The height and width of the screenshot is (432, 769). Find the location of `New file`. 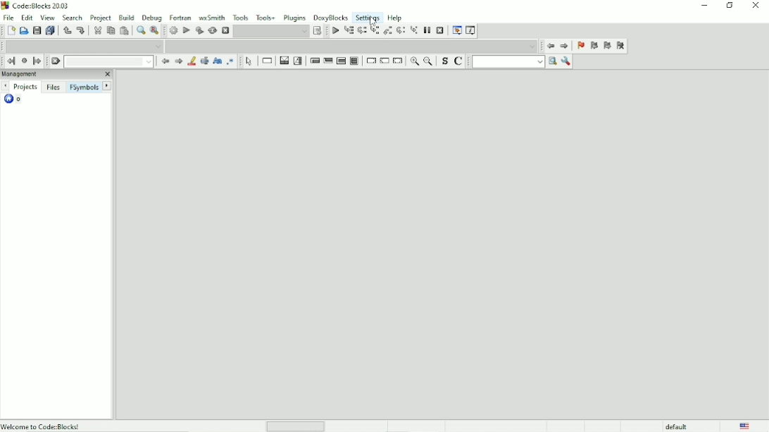

New file is located at coordinates (10, 30).